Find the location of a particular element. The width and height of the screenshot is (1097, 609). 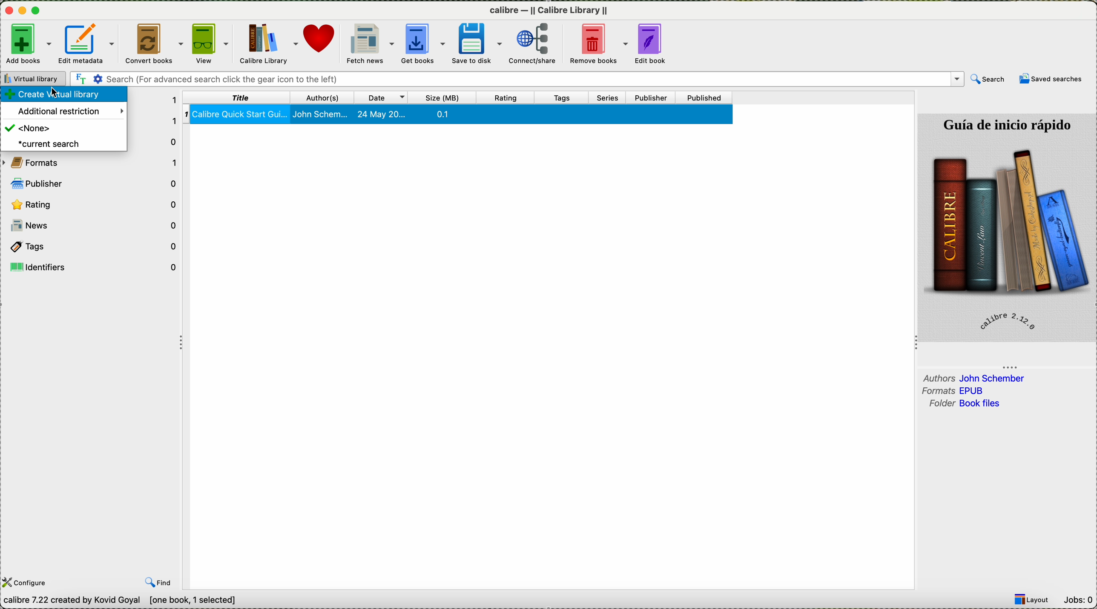

authors is located at coordinates (326, 97).